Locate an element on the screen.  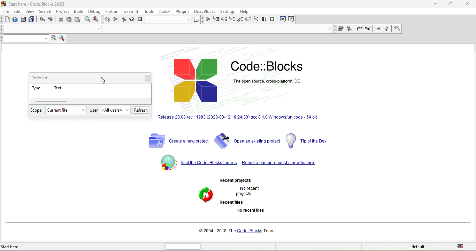
rebuild  is located at coordinates (132, 20).